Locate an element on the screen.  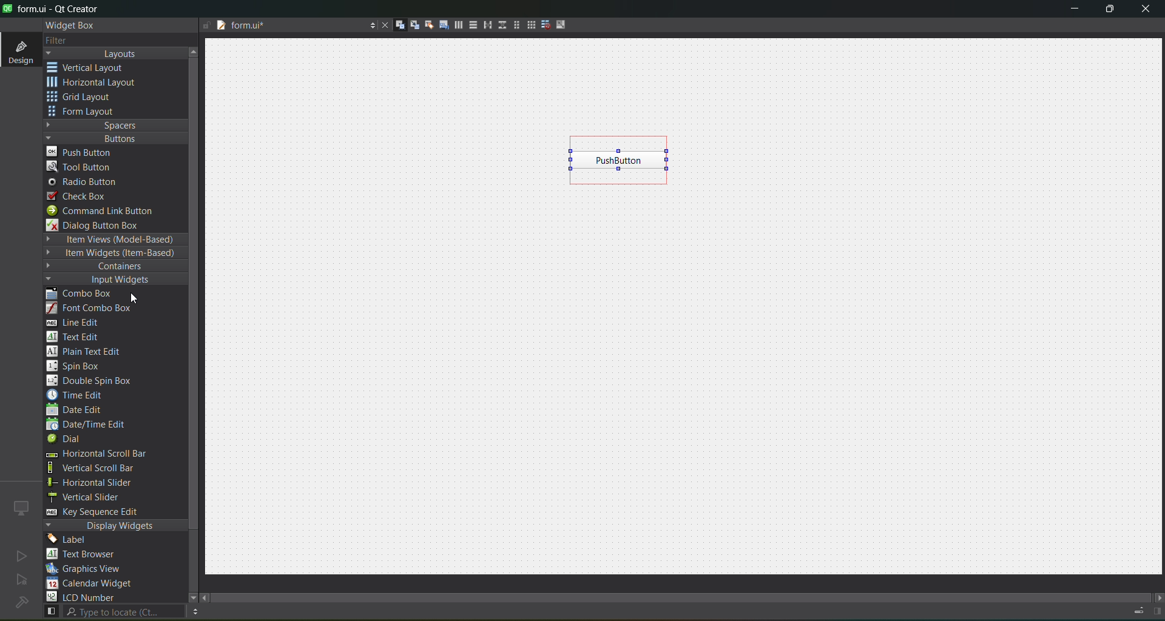
buttons is located at coordinates (113, 138).